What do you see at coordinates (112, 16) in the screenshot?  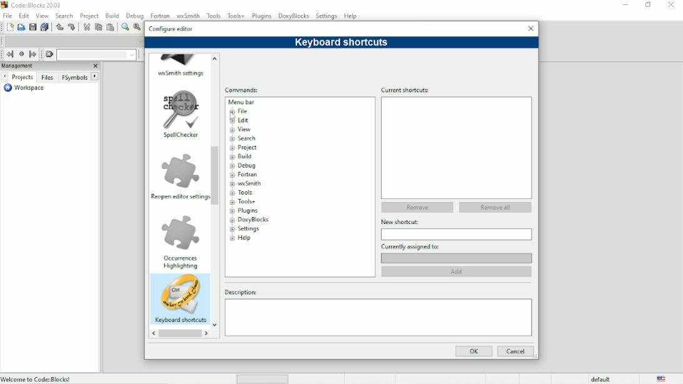 I see `Build` at bounding box center [112, 16].